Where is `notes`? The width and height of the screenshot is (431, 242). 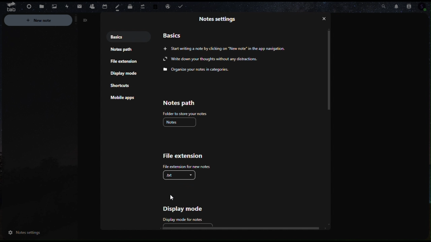 notes is located at coordinates (118, 7).